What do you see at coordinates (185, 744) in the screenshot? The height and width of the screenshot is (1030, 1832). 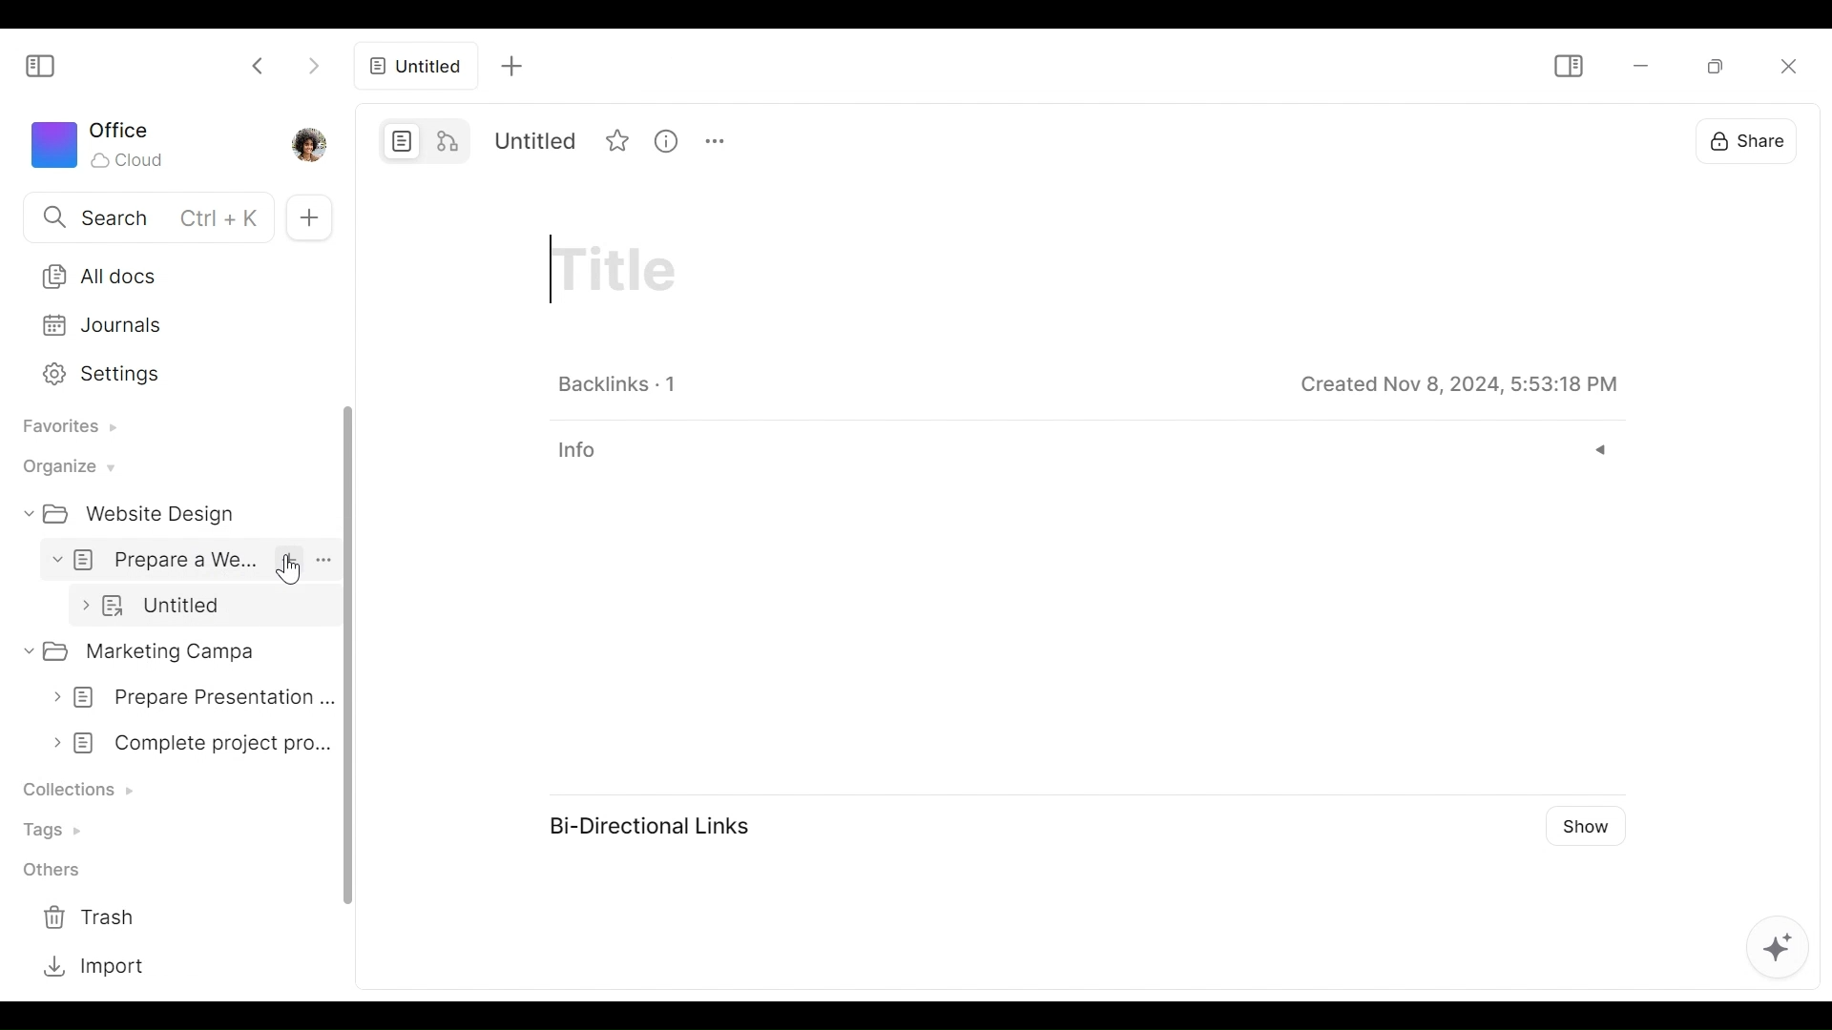 I see `Document` at bounding box center [185, 744].